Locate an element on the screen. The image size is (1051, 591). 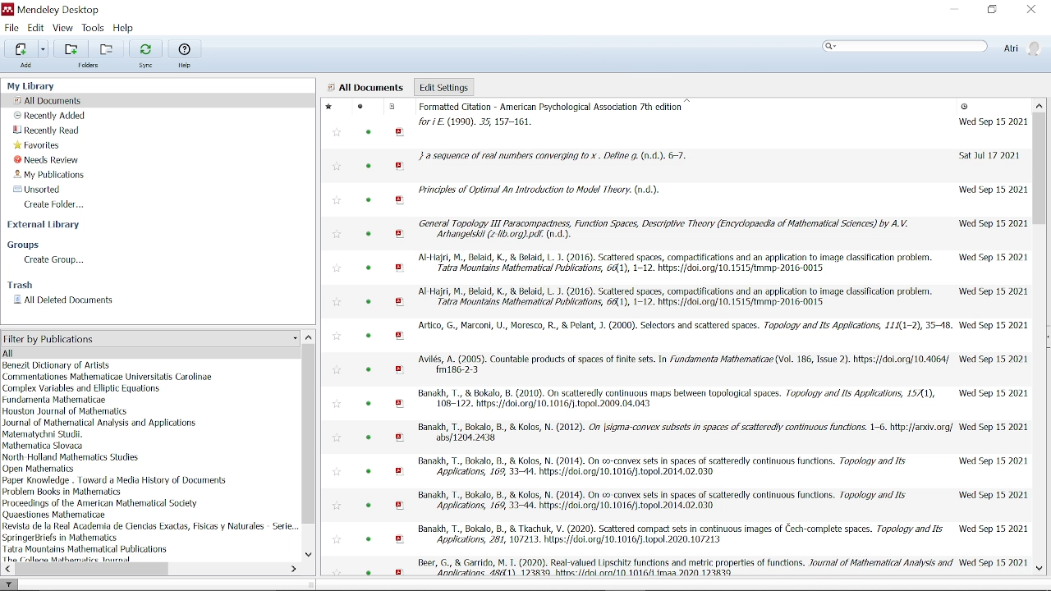
Vertical scrollbar in filter by publication is located at coordinates (310, 435).